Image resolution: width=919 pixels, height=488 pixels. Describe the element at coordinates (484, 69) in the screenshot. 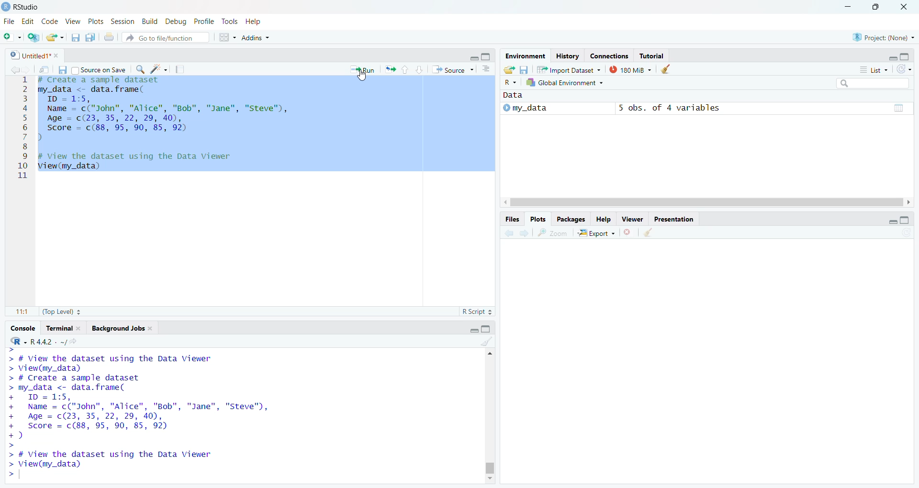

I see `Pages` at that location.